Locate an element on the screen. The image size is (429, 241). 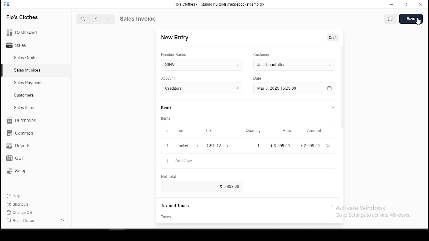
search is located at coordinates (83, 18).